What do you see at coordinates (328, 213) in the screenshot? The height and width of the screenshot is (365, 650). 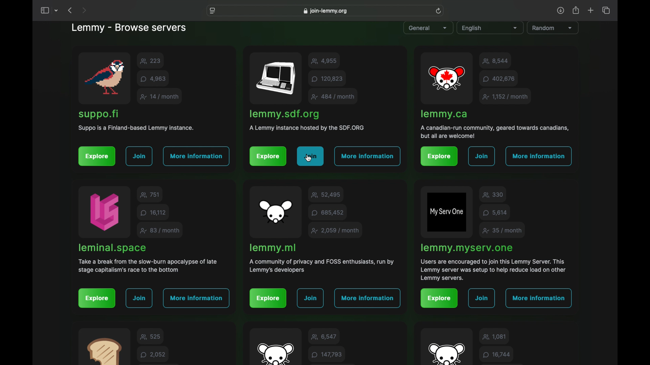 I see `comments` at bounding box center [328, 213].